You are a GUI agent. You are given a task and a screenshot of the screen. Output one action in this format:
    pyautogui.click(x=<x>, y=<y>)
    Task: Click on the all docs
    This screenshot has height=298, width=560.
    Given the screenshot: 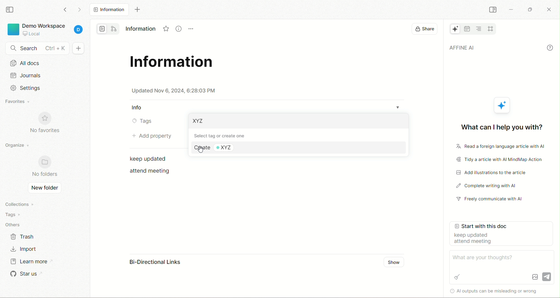 What is the action you would take?
    pyautogui.click(x=109, y=10)
    